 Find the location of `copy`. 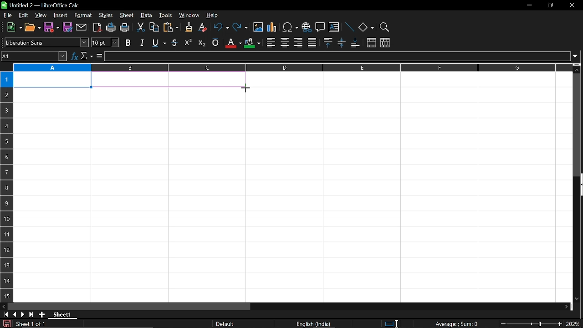

copy is located at coordinates (154, 27).